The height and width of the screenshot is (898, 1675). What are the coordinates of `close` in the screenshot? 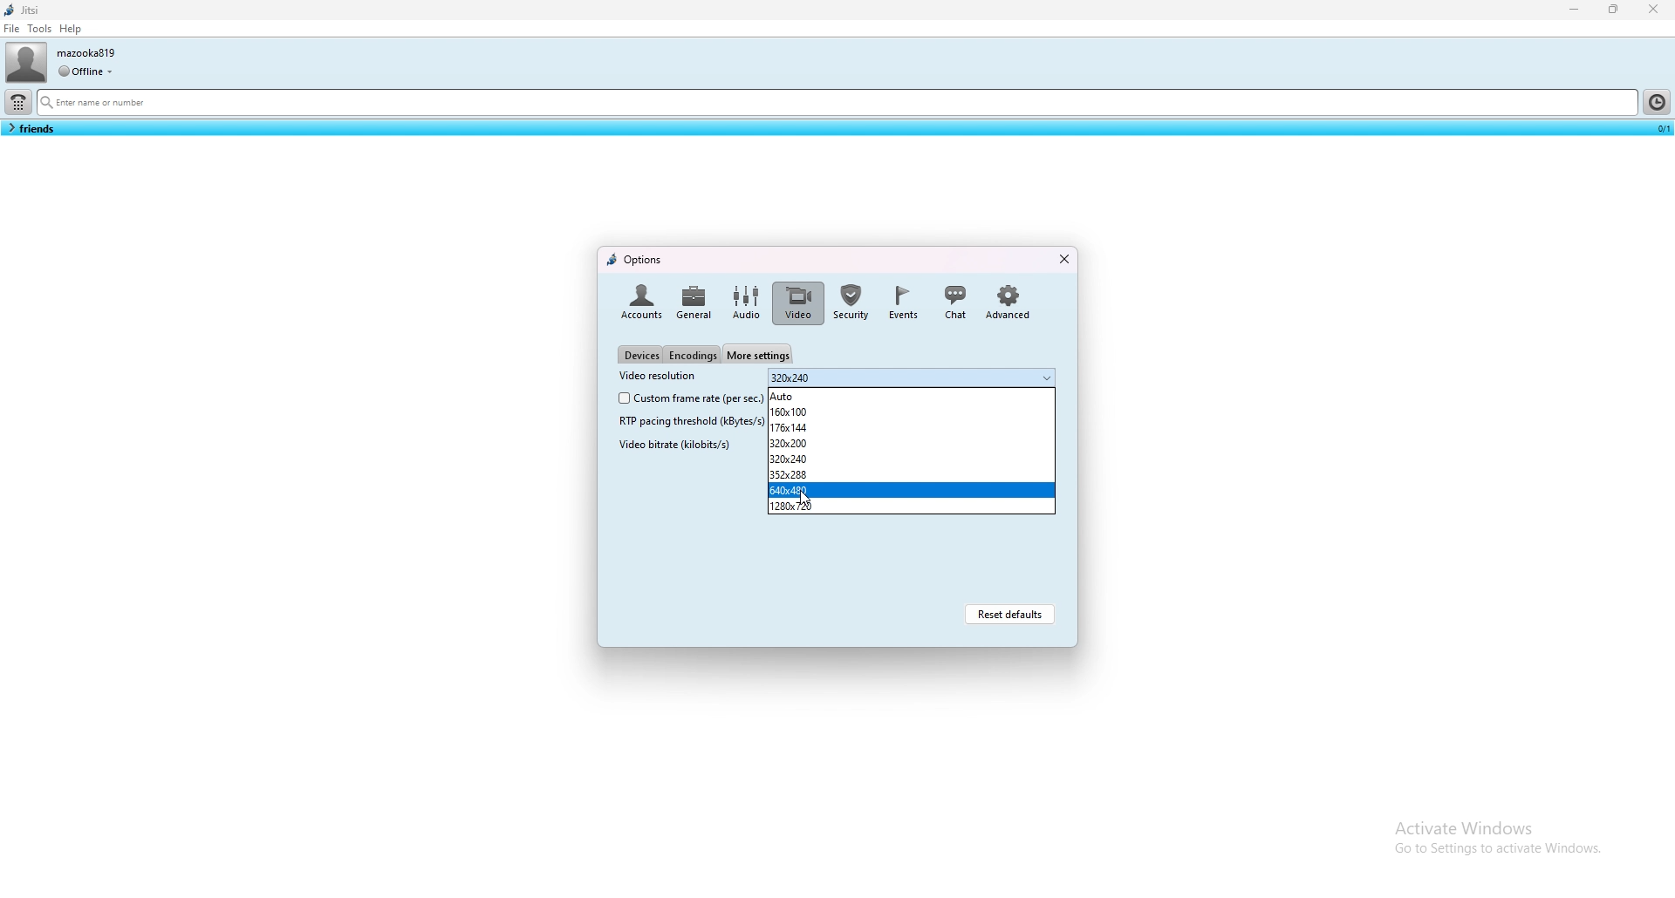 It's located at (1063, 259).